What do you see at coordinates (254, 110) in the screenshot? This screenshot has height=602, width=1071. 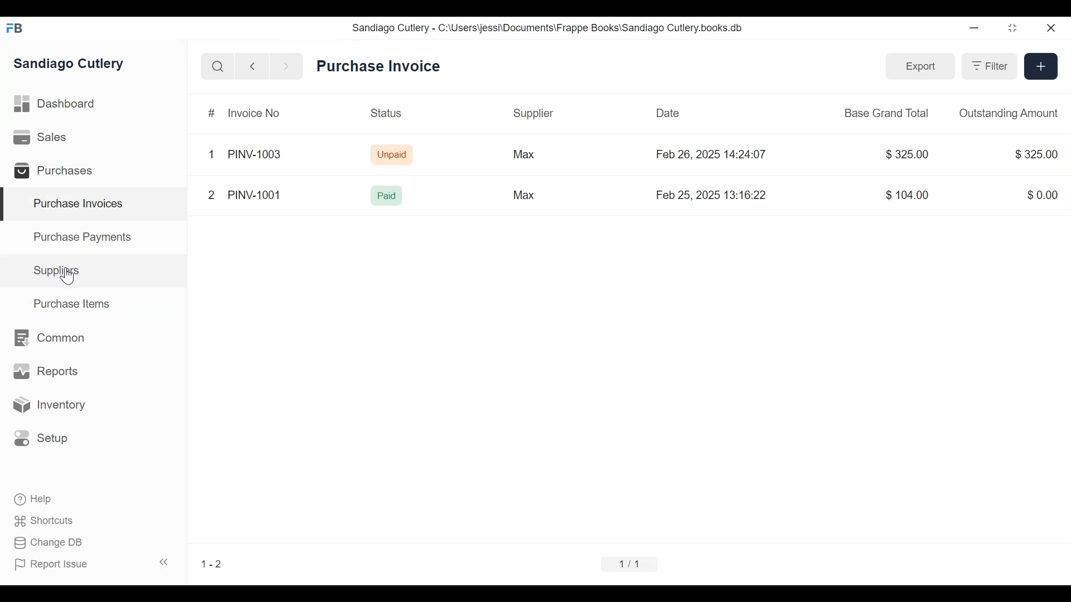 I see `Invoice No` at bounding box center [254, 110].